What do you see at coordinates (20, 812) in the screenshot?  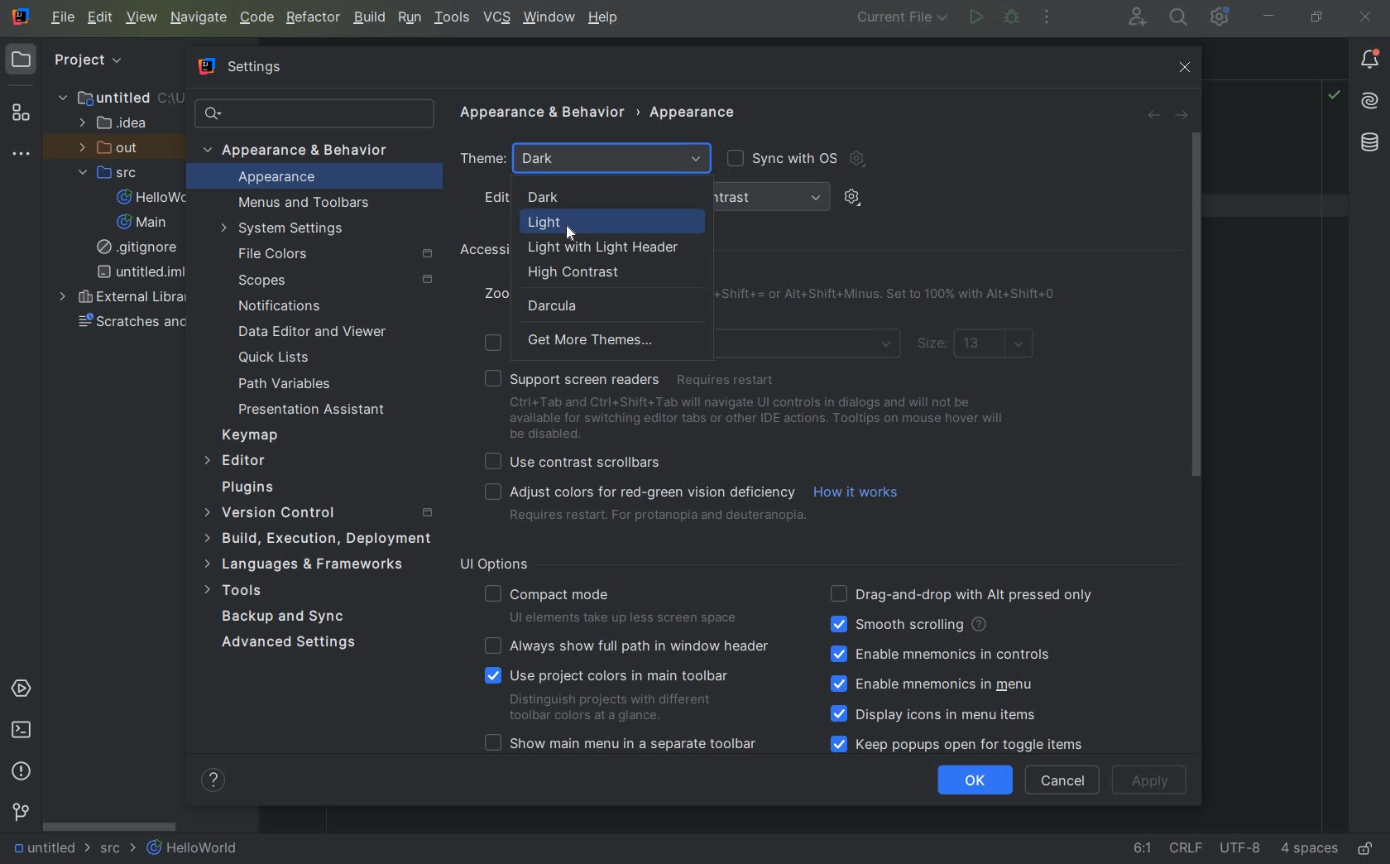 I see `VERSION CONTROL` at bounding box center [20, 812].